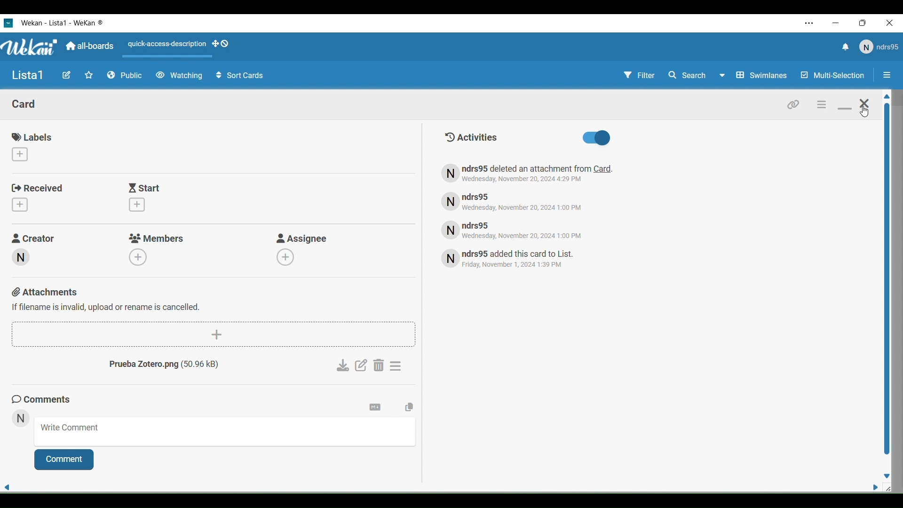 This screenshot has width=903, height=508. I want to click on Link, so click(793, 103).